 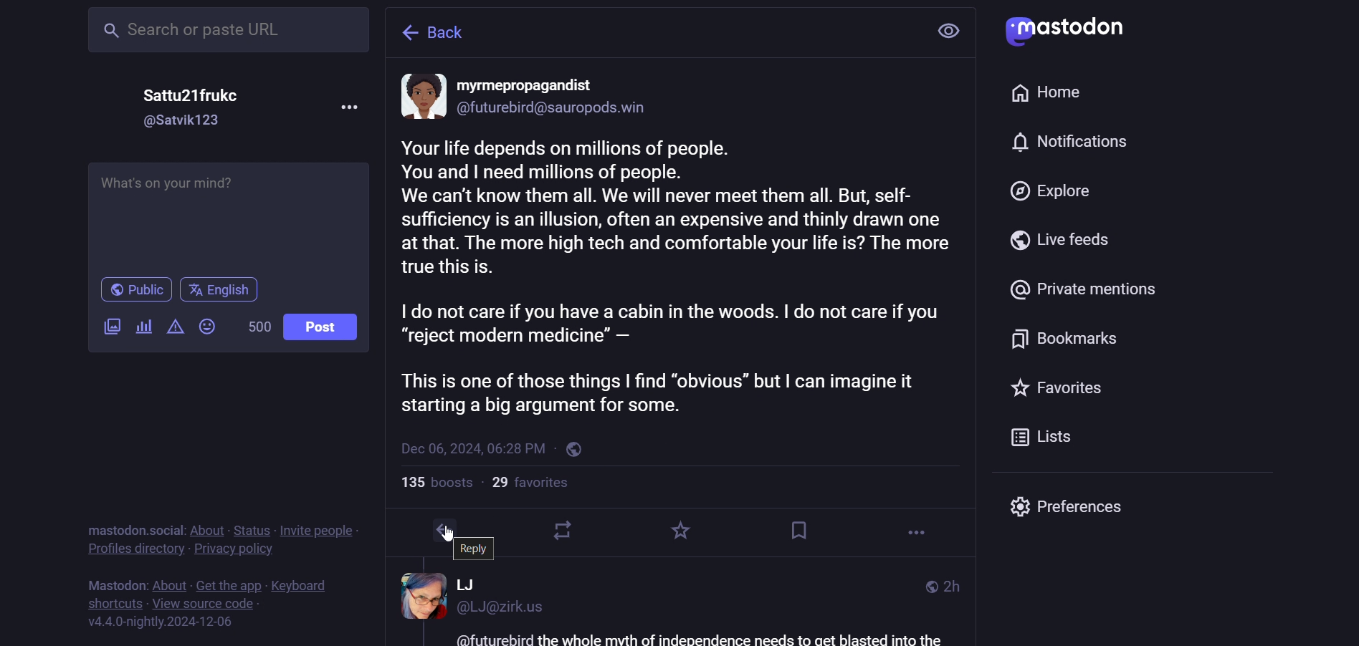 What do you see at coordinates (1072, 143) in the screenshot?
I see `notification` at bounding box center [1072, 143].